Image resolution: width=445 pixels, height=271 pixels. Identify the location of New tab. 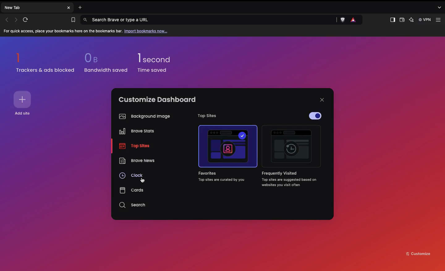
(33, 7).